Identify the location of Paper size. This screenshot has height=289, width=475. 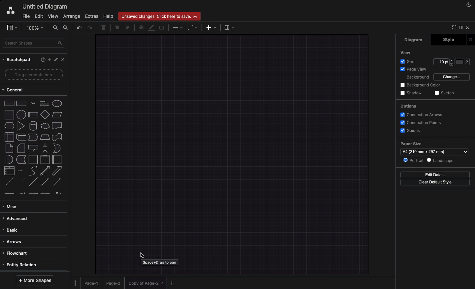
(412, 144).